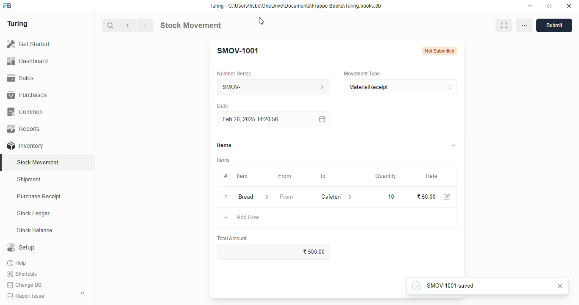  Describe the element at coordinates (226, 197) in the screenshot. I see `remove` at that location.